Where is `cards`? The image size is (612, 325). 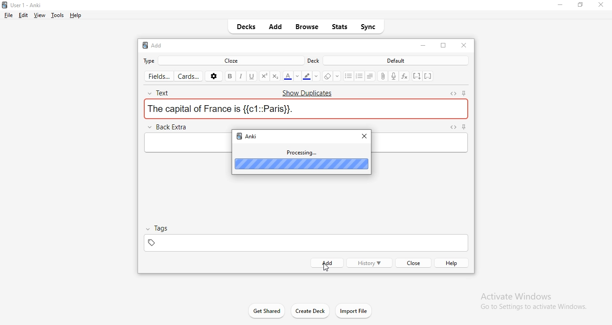
cards is located at coordinates (190, 77).